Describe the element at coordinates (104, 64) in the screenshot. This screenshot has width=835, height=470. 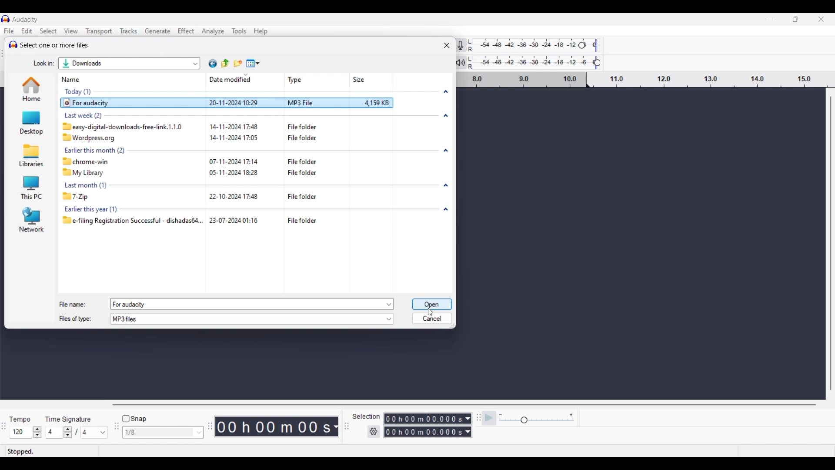
I see `Downloads (select folder)` at that location.